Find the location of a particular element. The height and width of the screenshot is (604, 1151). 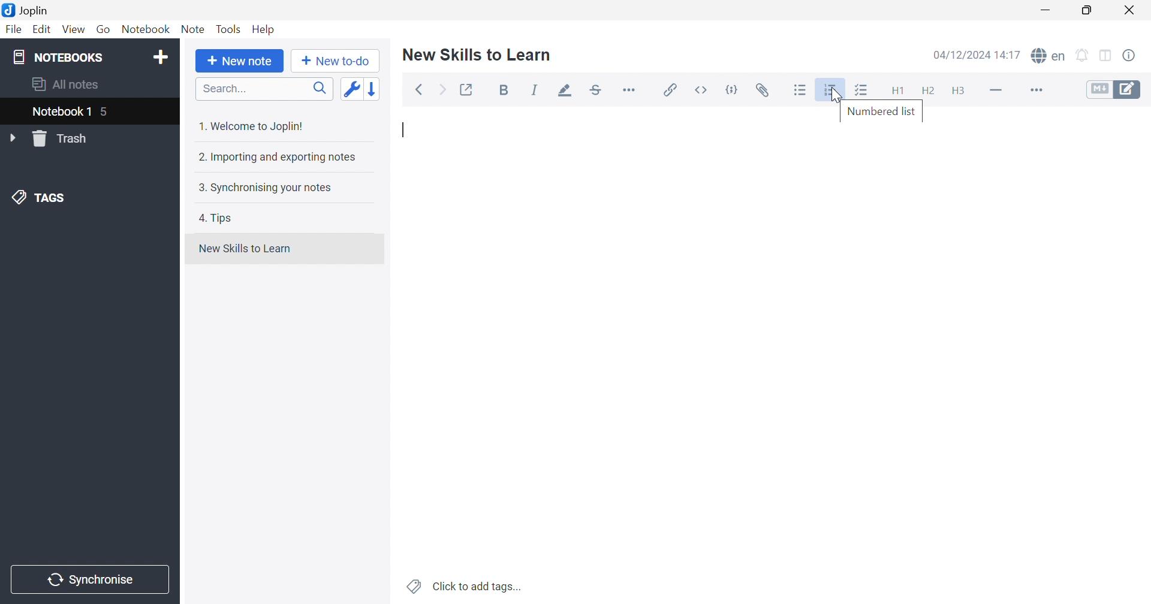

New note is located at coordinates (240, 61).